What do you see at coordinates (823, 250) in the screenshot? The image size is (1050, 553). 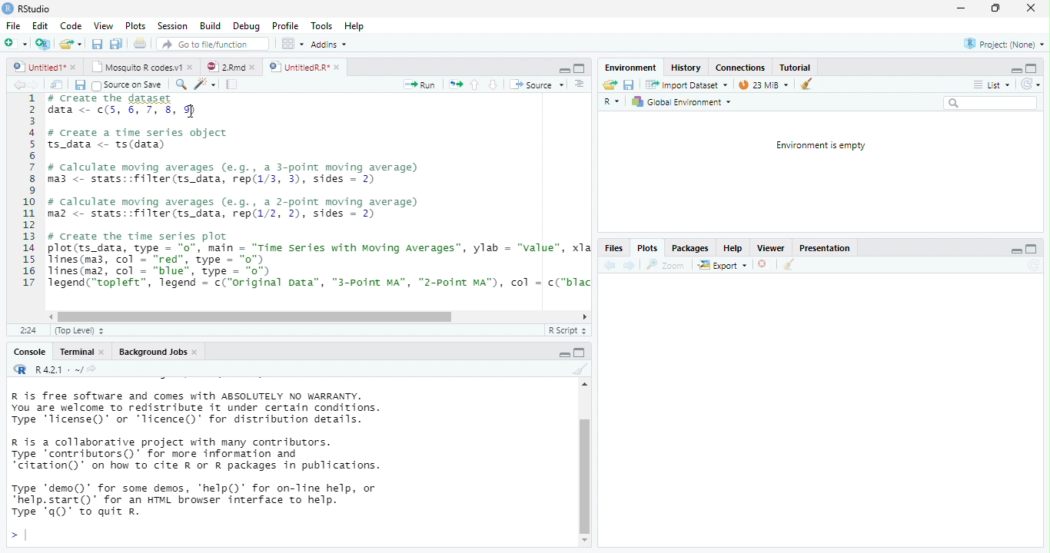 I see `Presentation` at bounding box center [823, 250].